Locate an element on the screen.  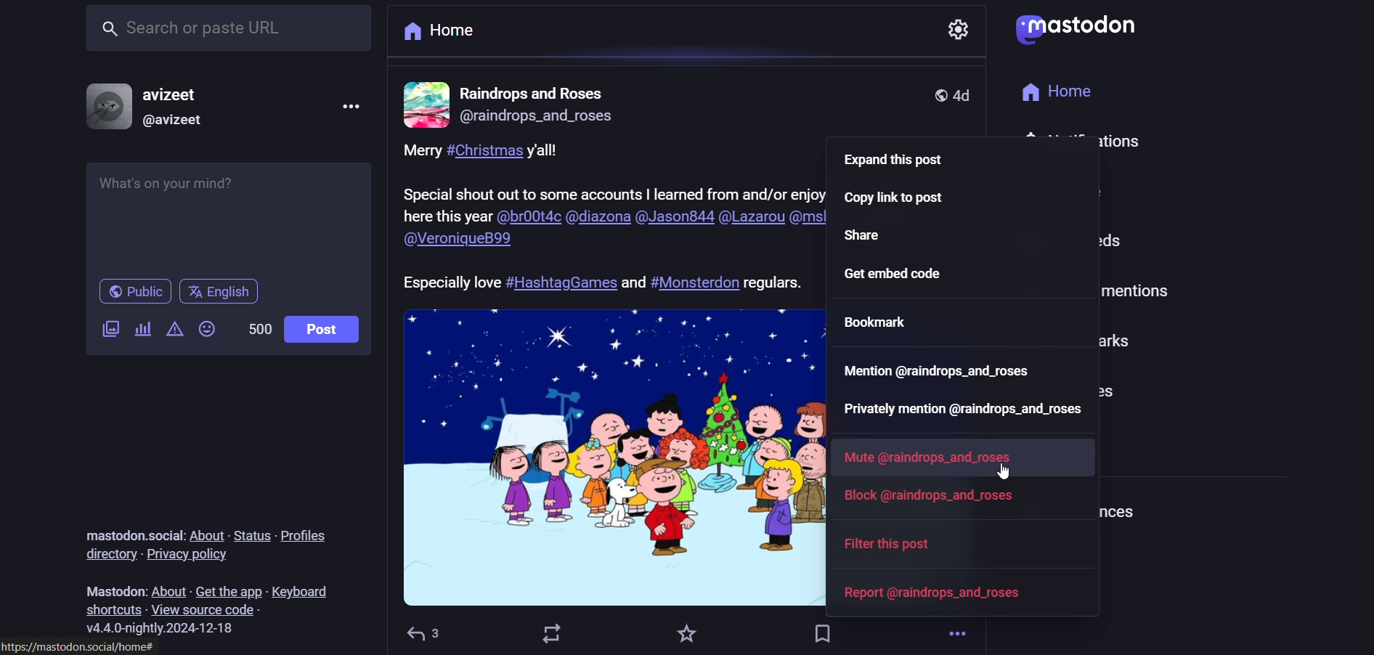
display picture is located at coordinates (103, 105).